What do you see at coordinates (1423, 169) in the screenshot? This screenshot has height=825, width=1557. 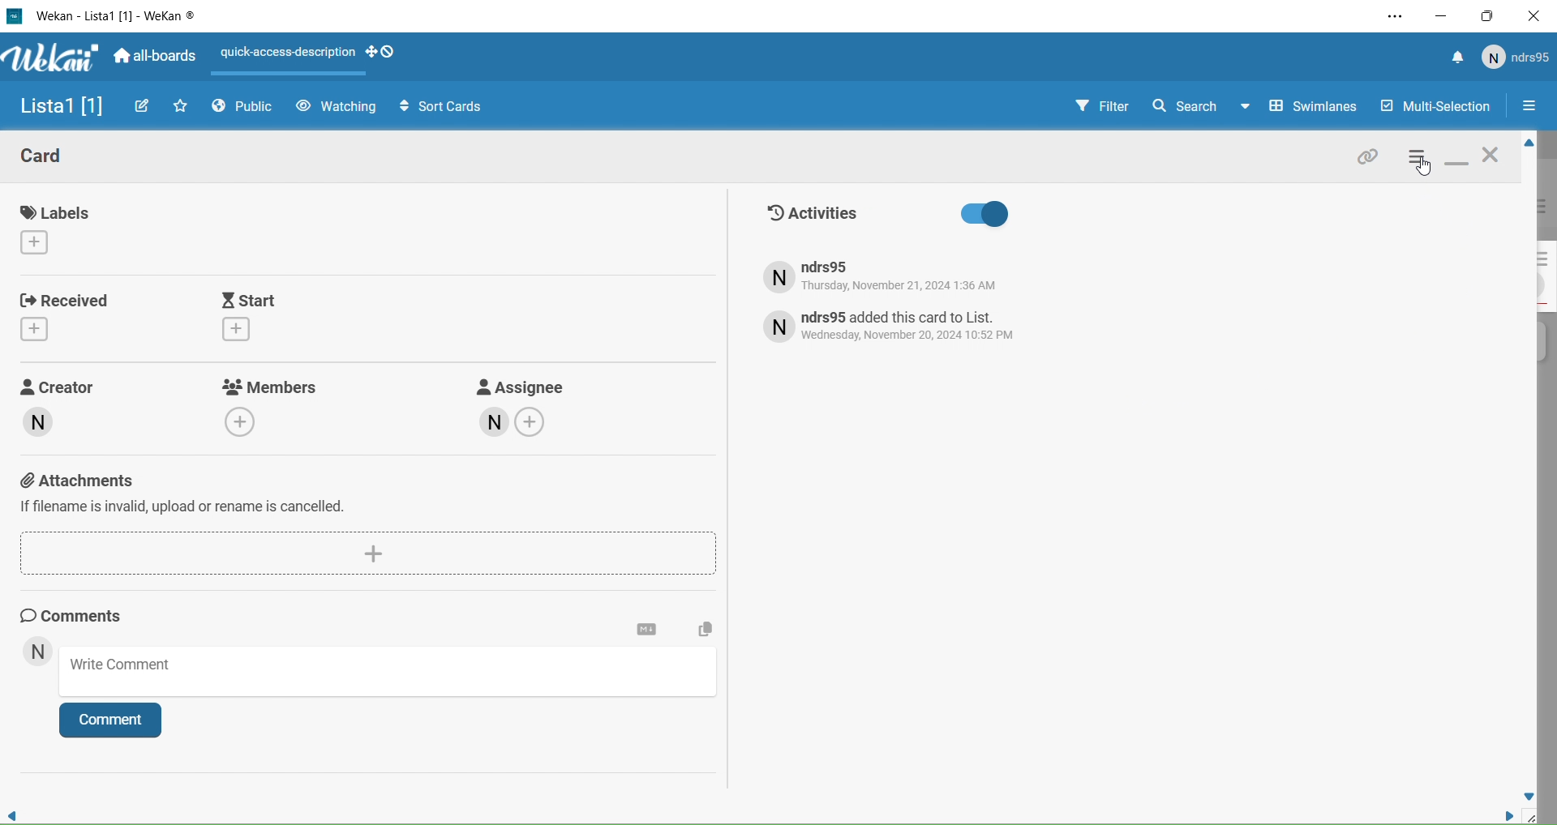 I see `cursor` at bounding box center [1423, 169].